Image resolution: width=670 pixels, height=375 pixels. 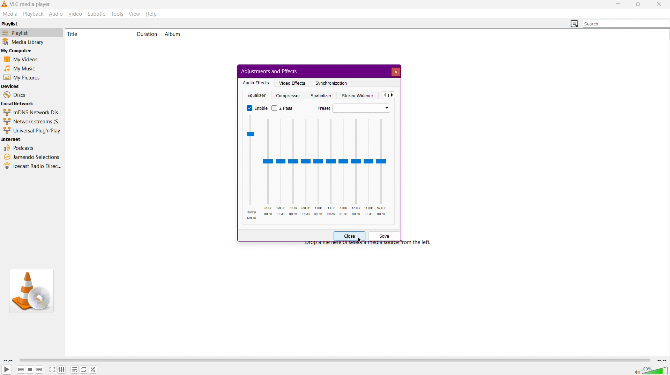 What do you see at coordinates (252, 168) in the screenshot?
I see `Preamp` at bounding box center [252, 168].